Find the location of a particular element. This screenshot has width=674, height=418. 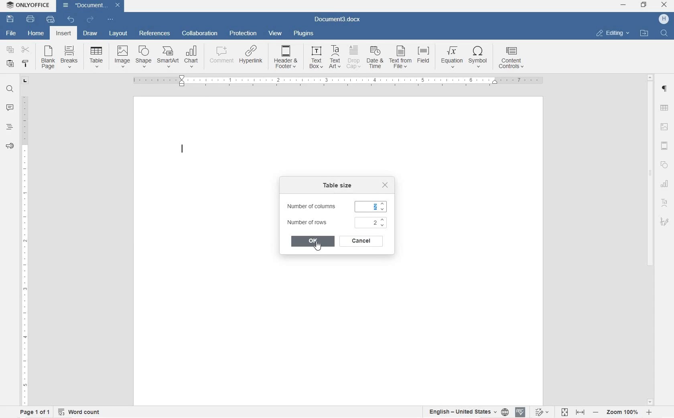

TEXT ART is located at coordinates (665, 204).